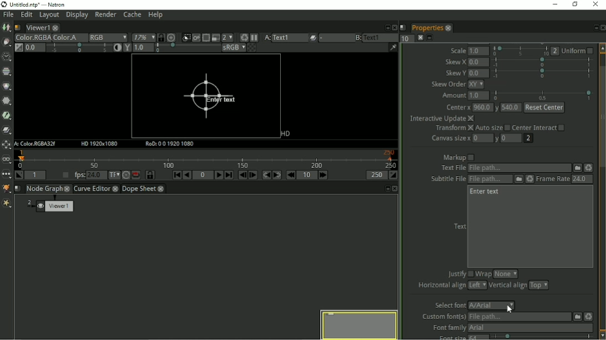 The height and width of the screenshot is (340, 606). What do you see at coordinates (557, 4) in the screenshot?
I see `Minimize` at bounding box center [557, 4].